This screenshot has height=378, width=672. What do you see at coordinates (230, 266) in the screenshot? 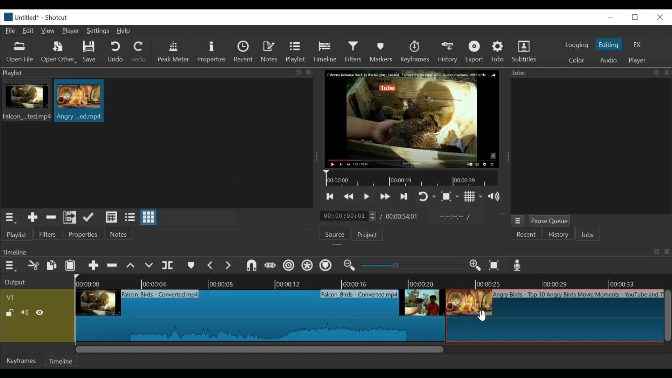
I see `next marker` at bounding box center [230, 266].